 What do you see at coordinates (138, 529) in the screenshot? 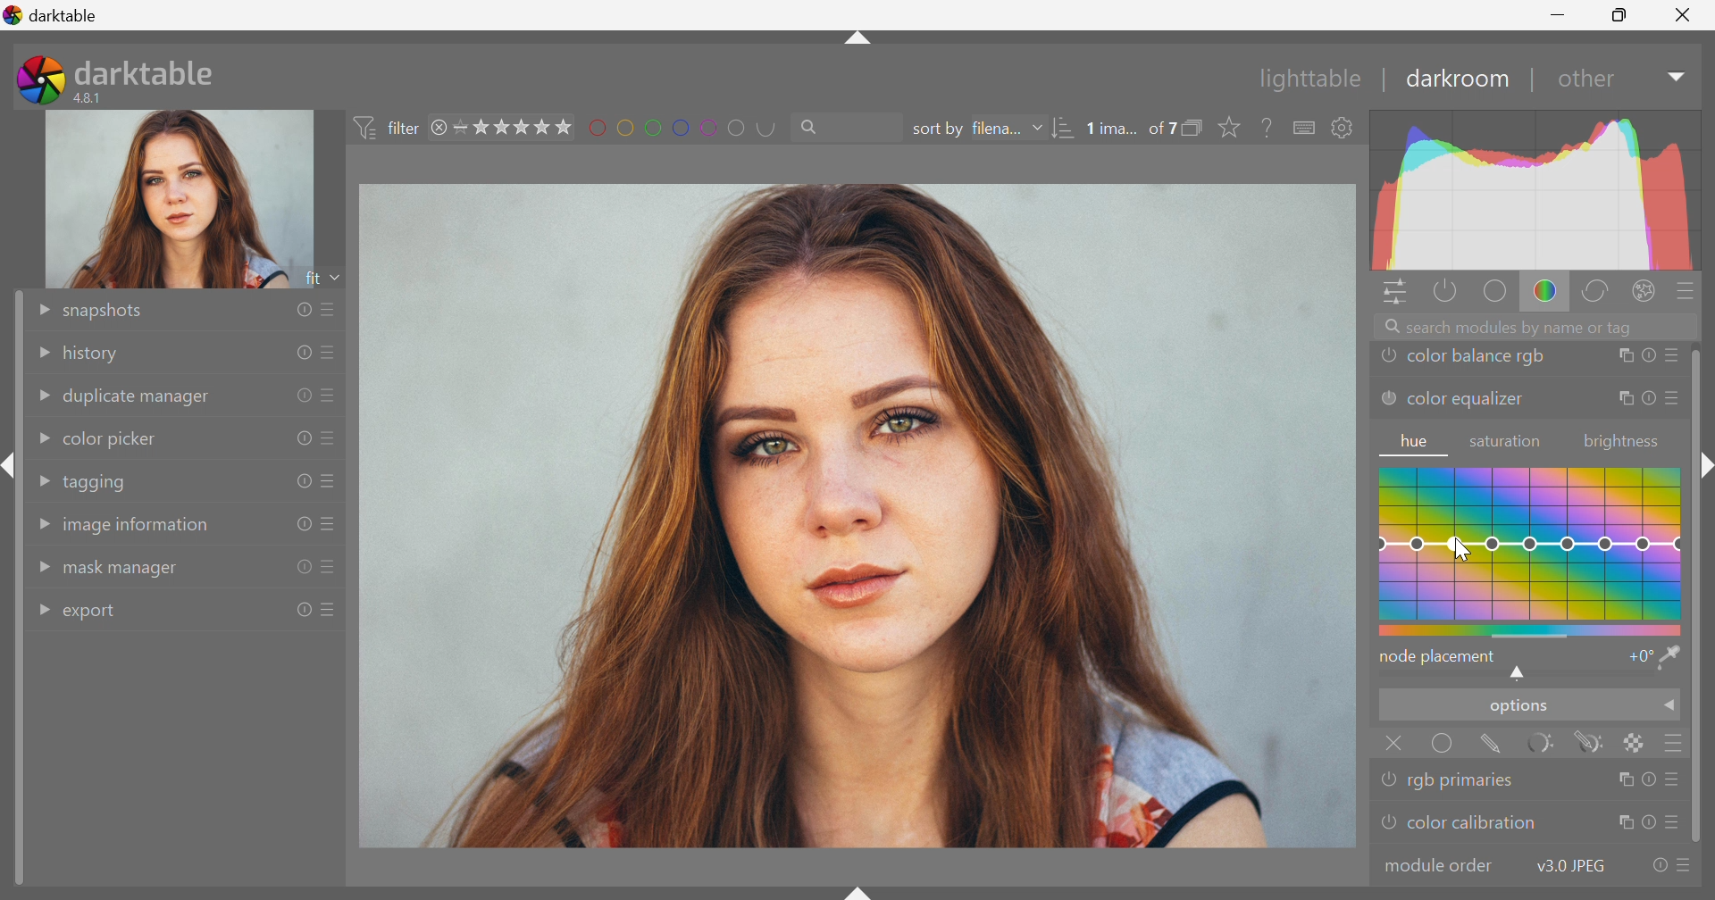
I see `image information` at bounding box center [138, 529].